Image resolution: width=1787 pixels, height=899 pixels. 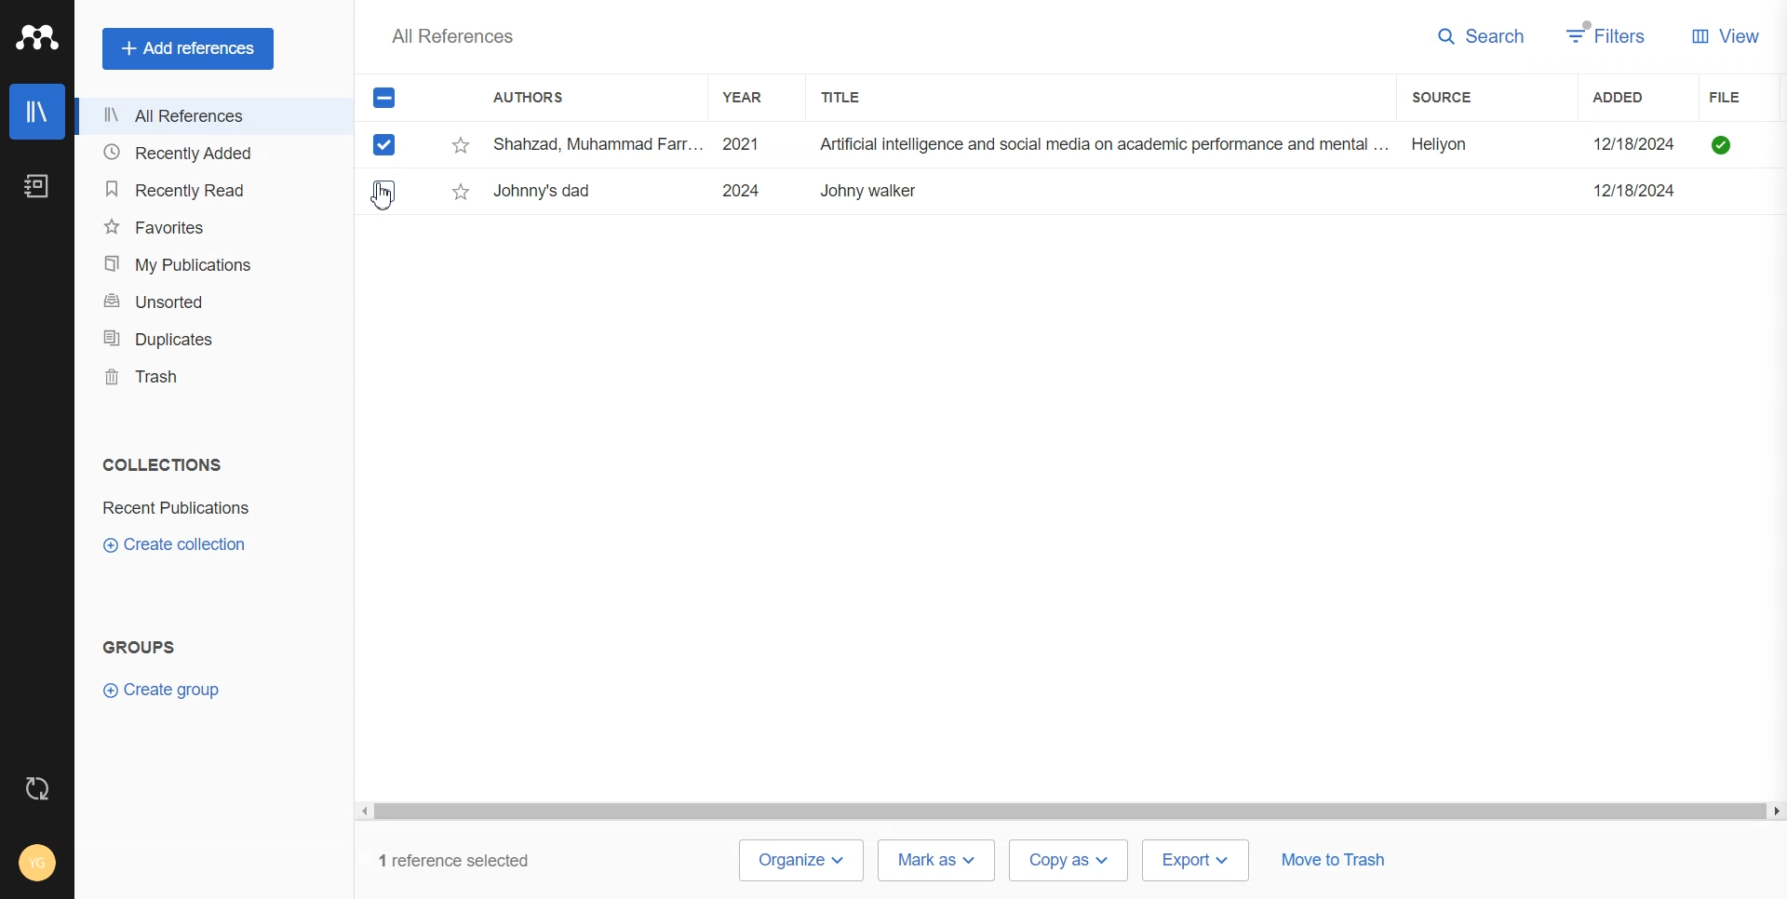 I want to click on Title, so click(x=857, y=97).